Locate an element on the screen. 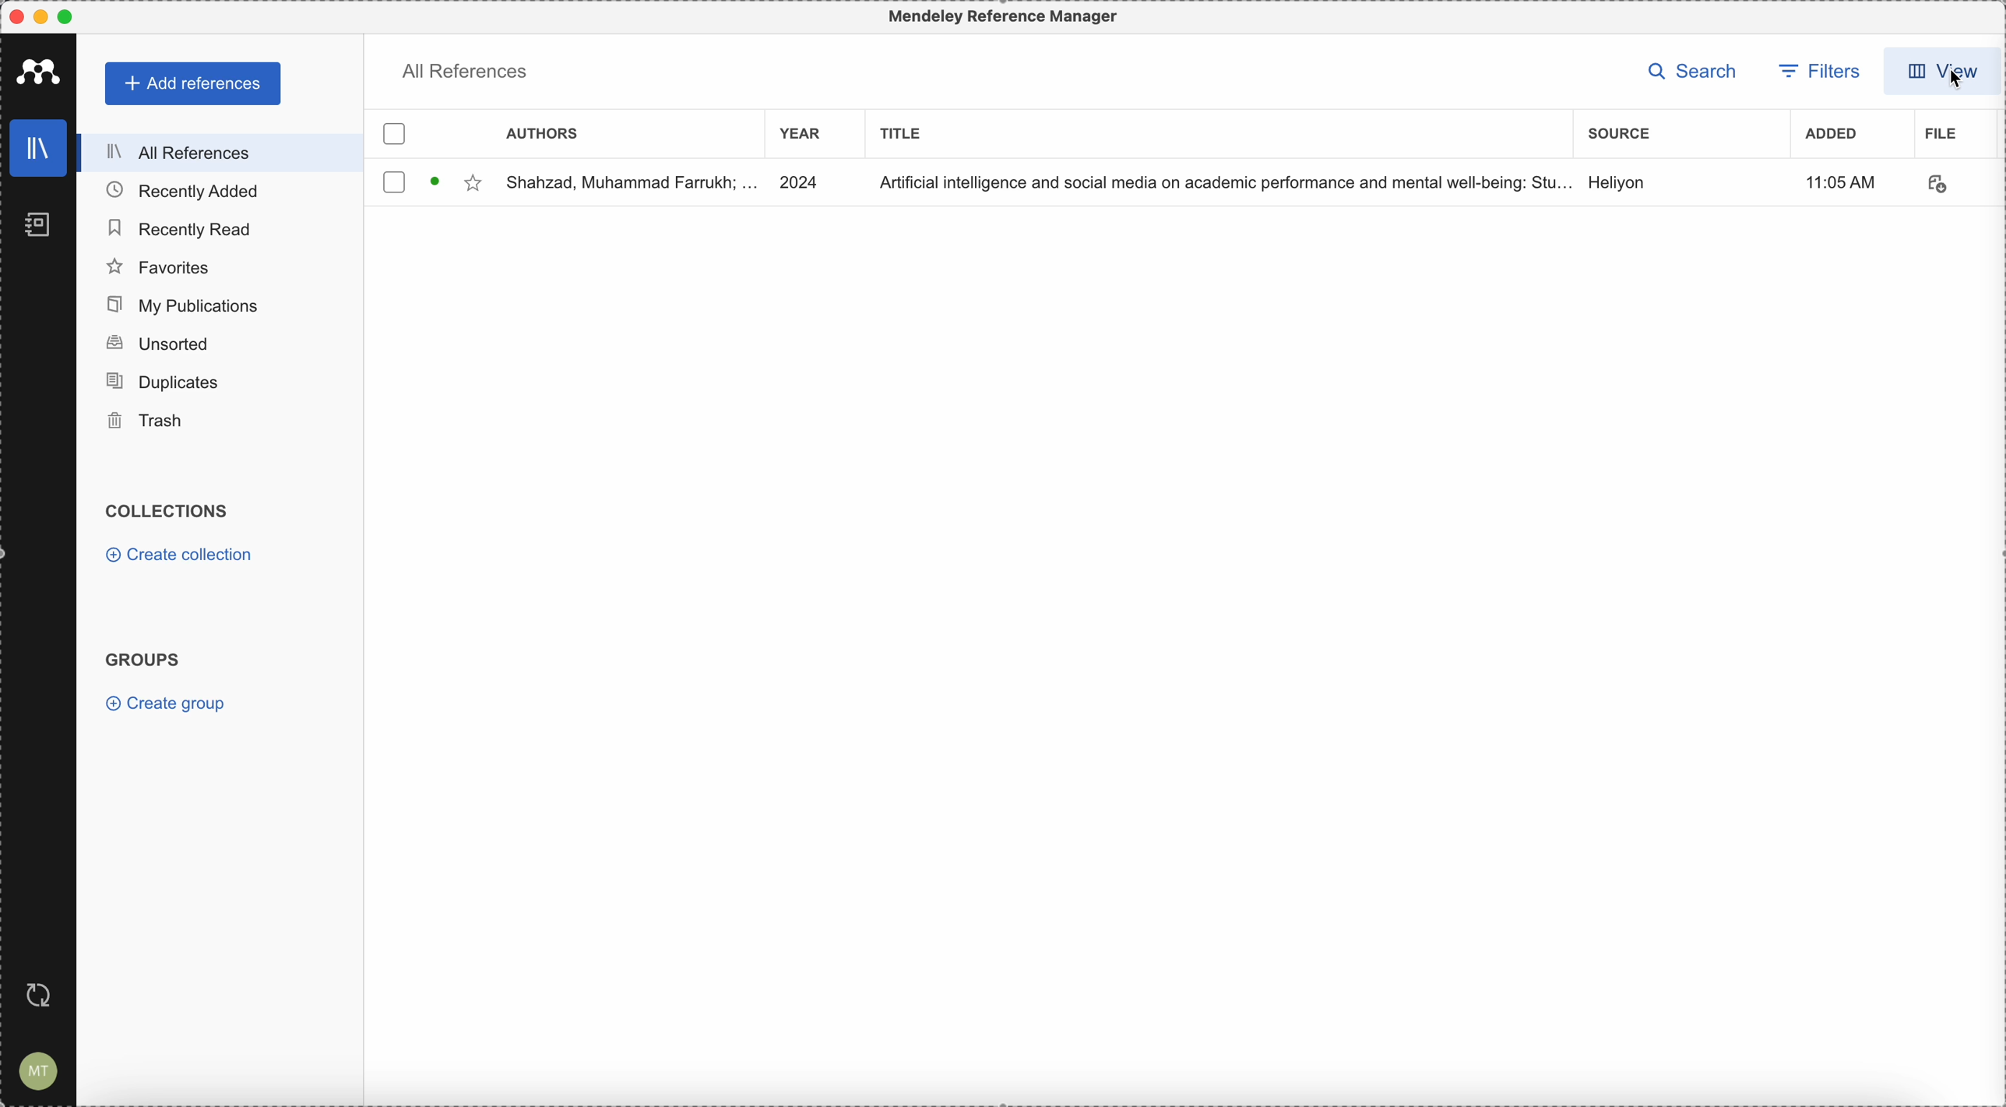 Image resolution: width=2006 pixels, height=1107 pixels. view is located at coordinates (1944, 66).